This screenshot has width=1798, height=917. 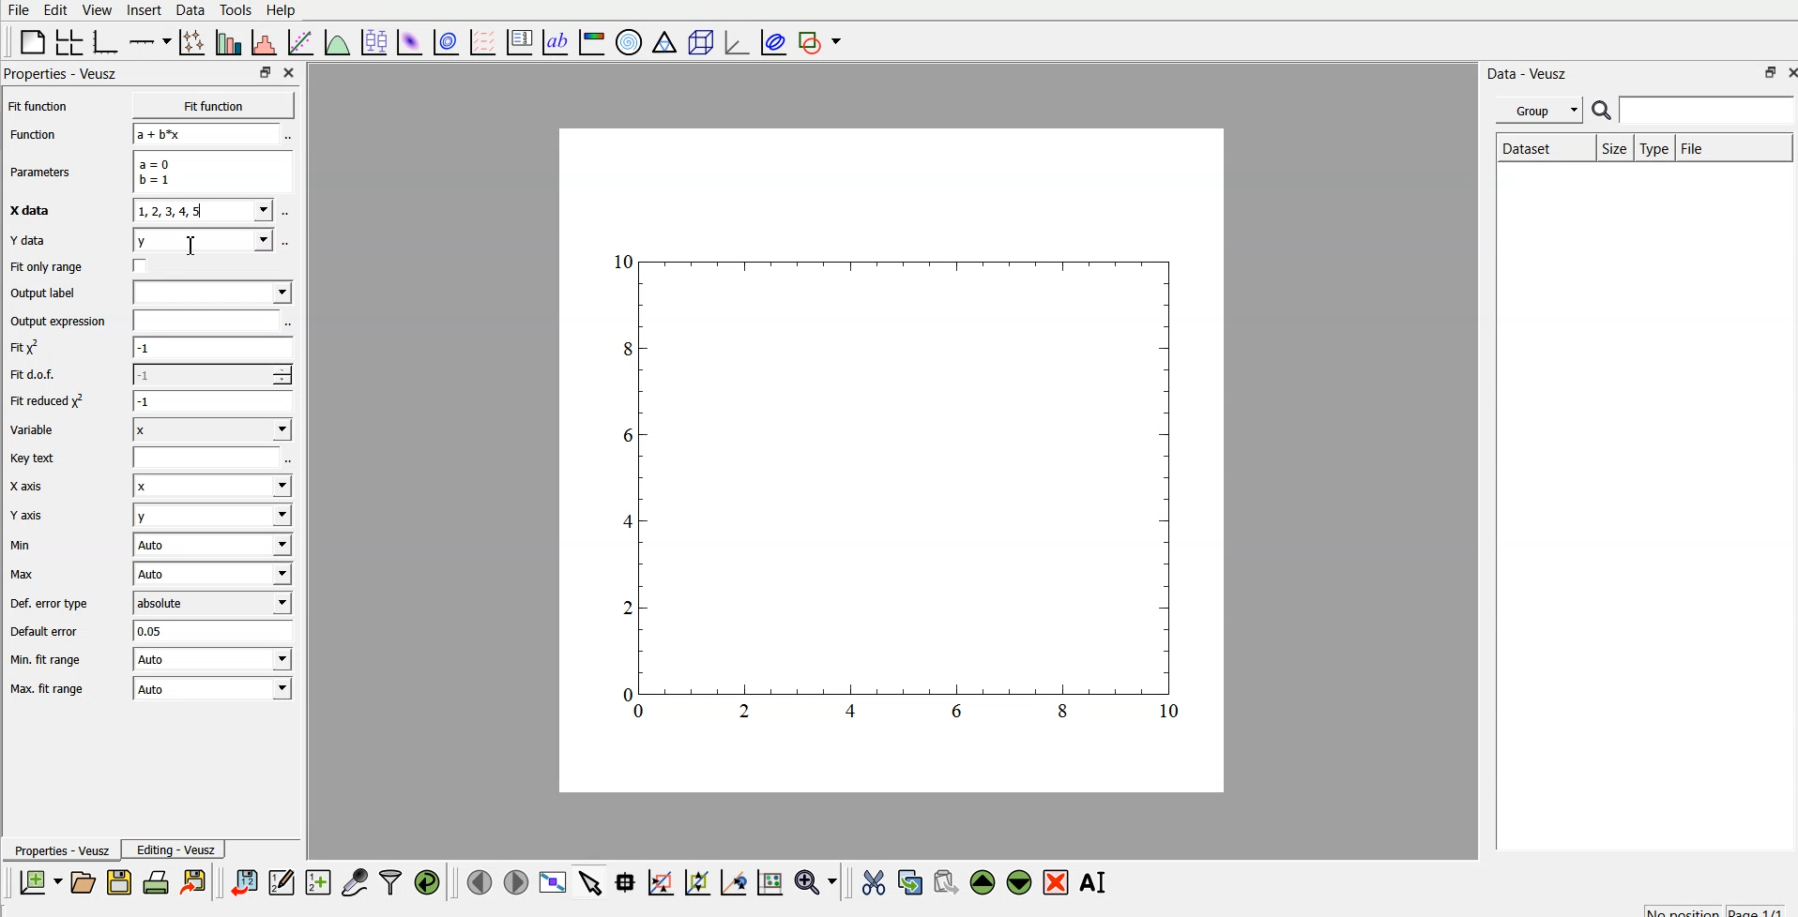 What do you see at coordinates (45, 459) in the screenshot?
I see `Key text` at bounding box center [45, 459].